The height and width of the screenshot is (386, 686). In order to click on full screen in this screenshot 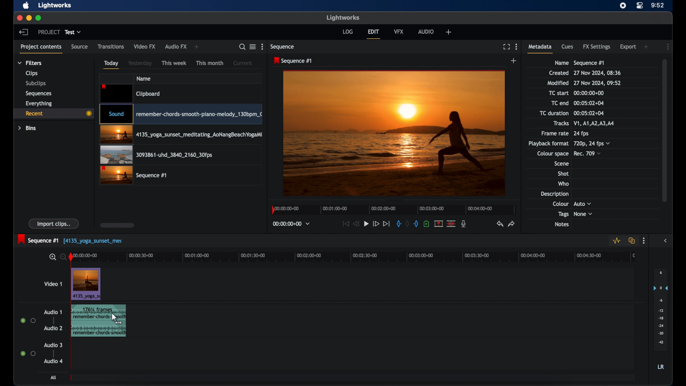, I will do `click(506, 46)`.